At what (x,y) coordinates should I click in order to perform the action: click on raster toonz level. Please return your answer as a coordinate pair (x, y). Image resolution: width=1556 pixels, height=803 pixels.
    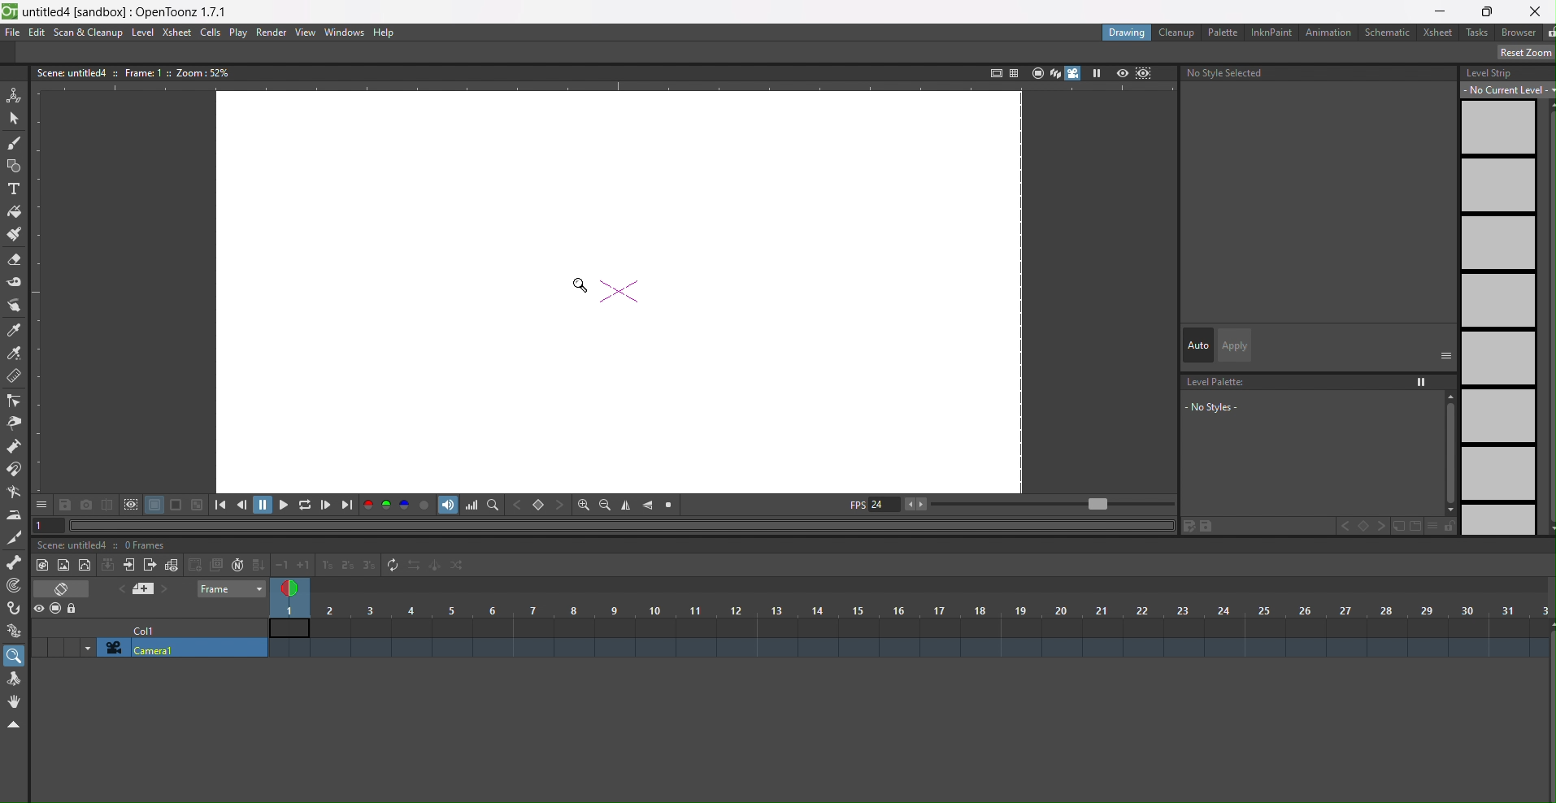
    Looking at the image, I should click on (41, 565).